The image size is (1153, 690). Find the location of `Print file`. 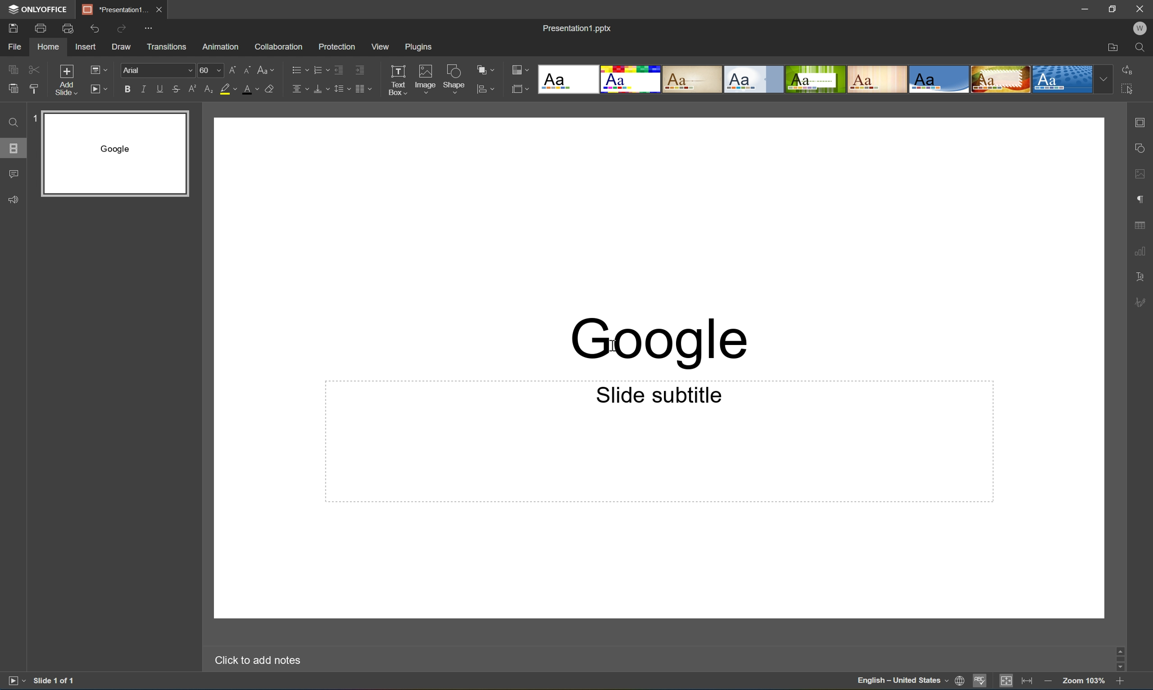

Print file is located at coordinates (41, 29).